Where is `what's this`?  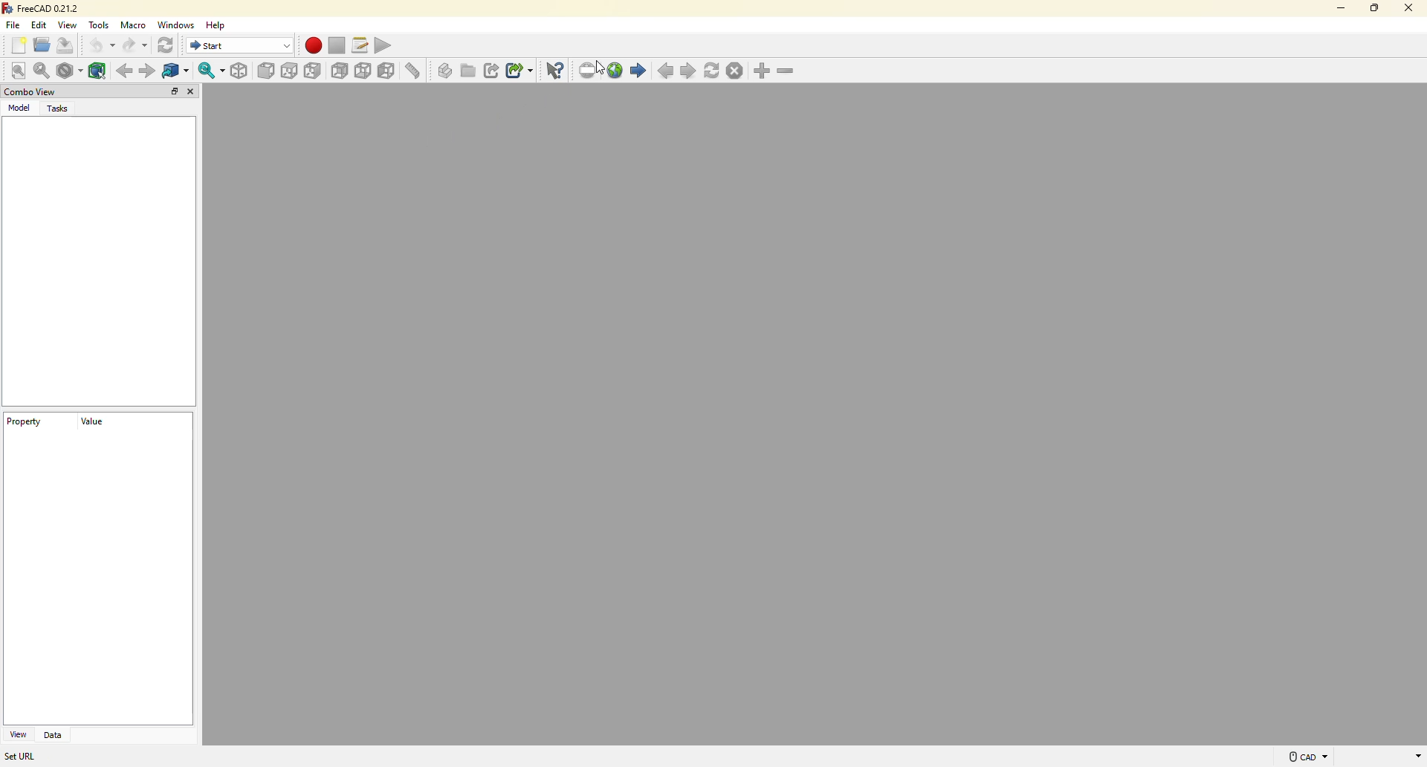
what's this is located at coordinates (557, 70).